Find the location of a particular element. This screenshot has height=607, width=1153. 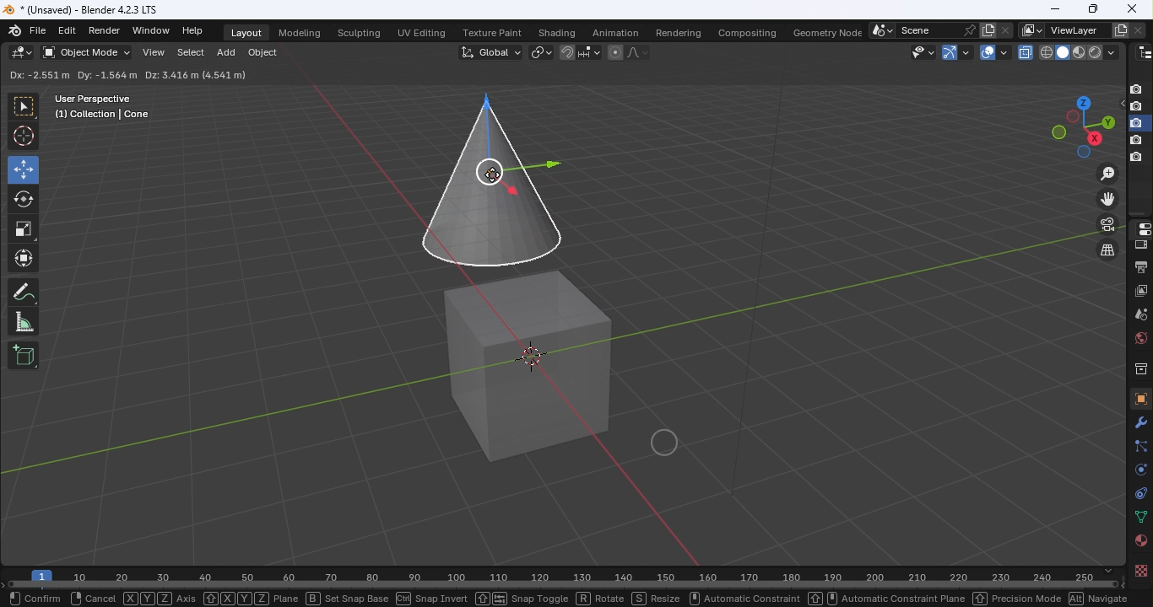

Gizmo is located at coordinates (947, 51).